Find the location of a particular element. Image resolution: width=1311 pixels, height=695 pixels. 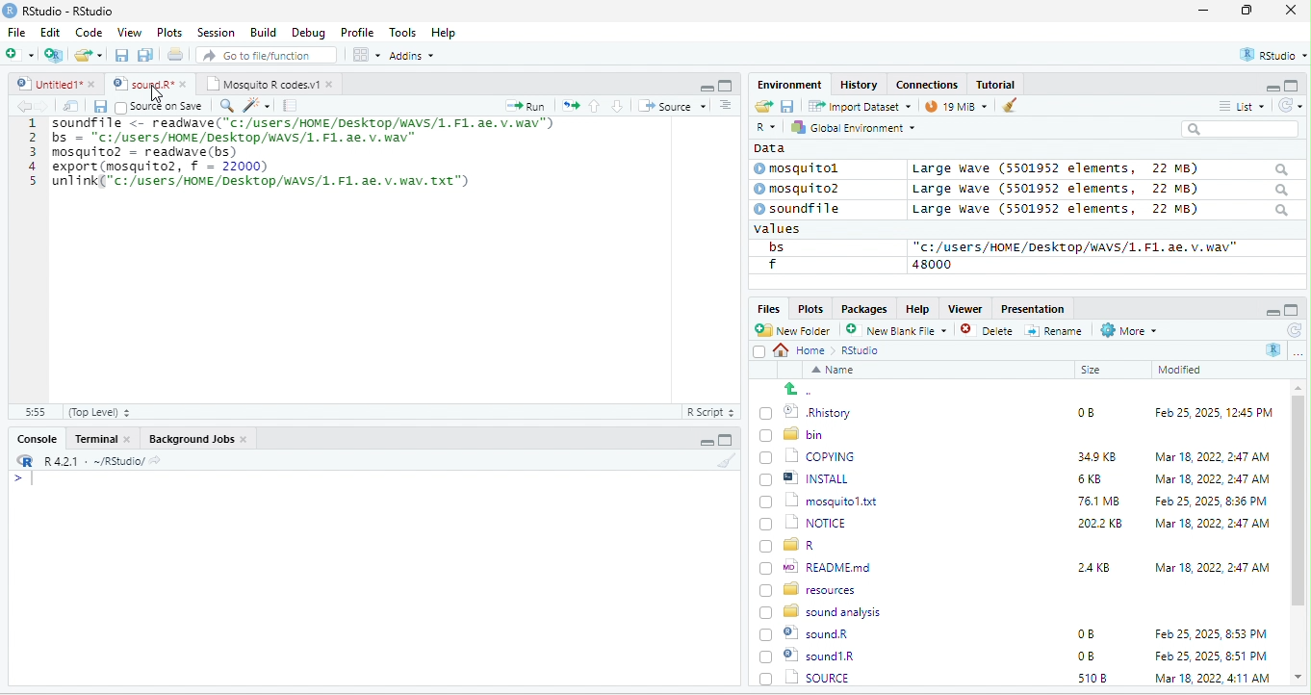

values is located at coordinates (787, 229).